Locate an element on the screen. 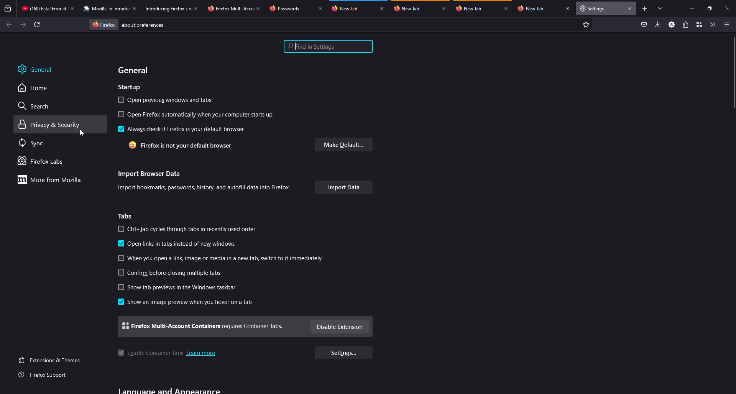 This screenshot has height=394, width=736. close is located at coordinates (506, 9).